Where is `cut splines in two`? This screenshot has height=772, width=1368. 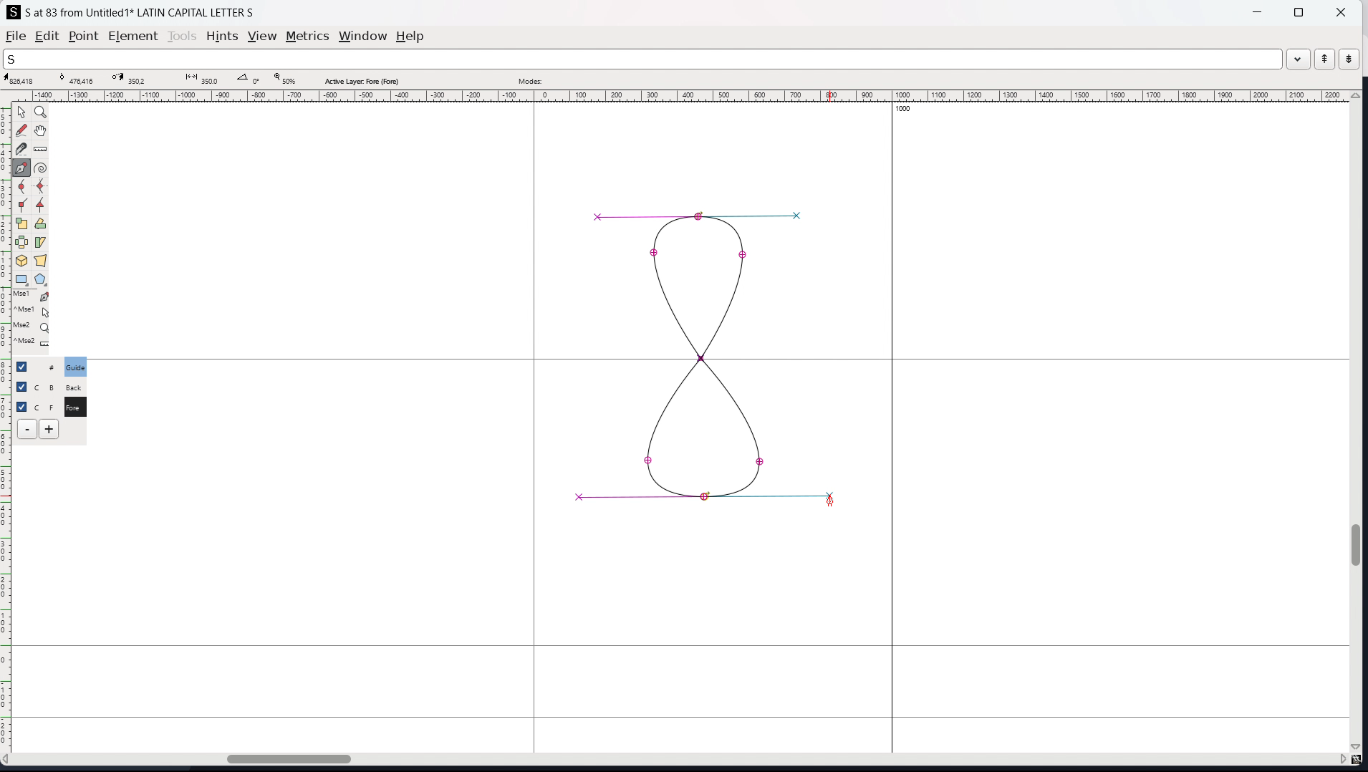 cut splines in two is located at coordinates (21, 149).